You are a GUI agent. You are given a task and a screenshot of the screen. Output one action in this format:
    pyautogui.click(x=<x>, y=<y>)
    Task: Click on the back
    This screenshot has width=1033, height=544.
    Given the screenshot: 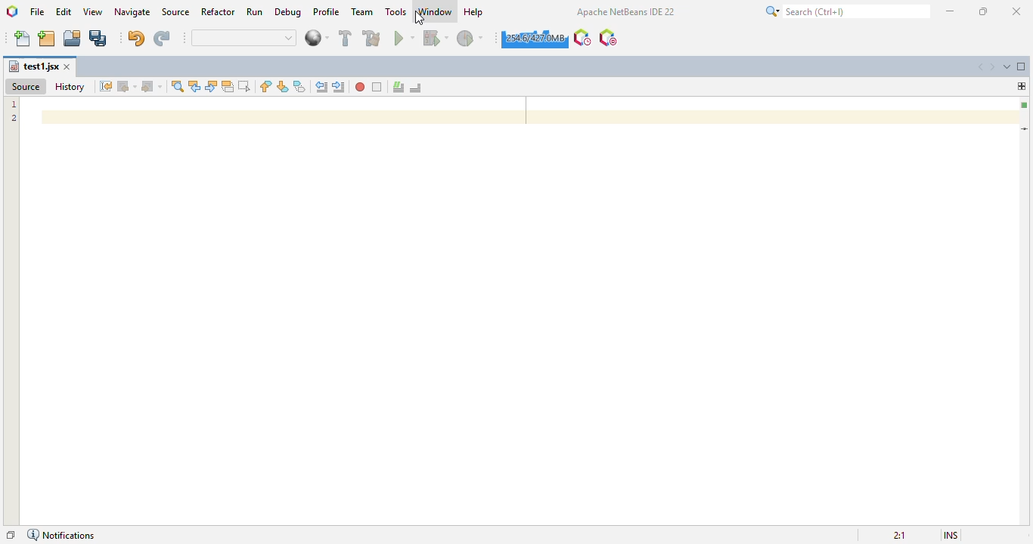 What is the action you would take?
    pyautogui.click(x=128, y=86)
    